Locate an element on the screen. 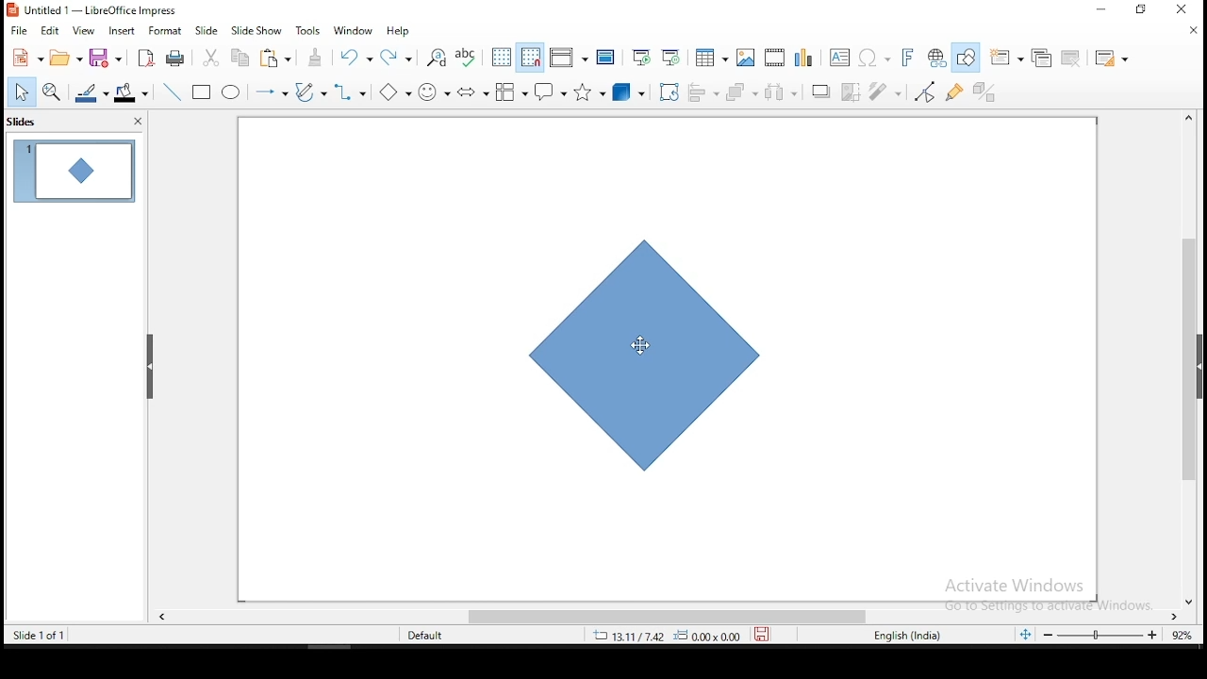 The image size is (1207, 679).  is located at coordinates (875, 58).